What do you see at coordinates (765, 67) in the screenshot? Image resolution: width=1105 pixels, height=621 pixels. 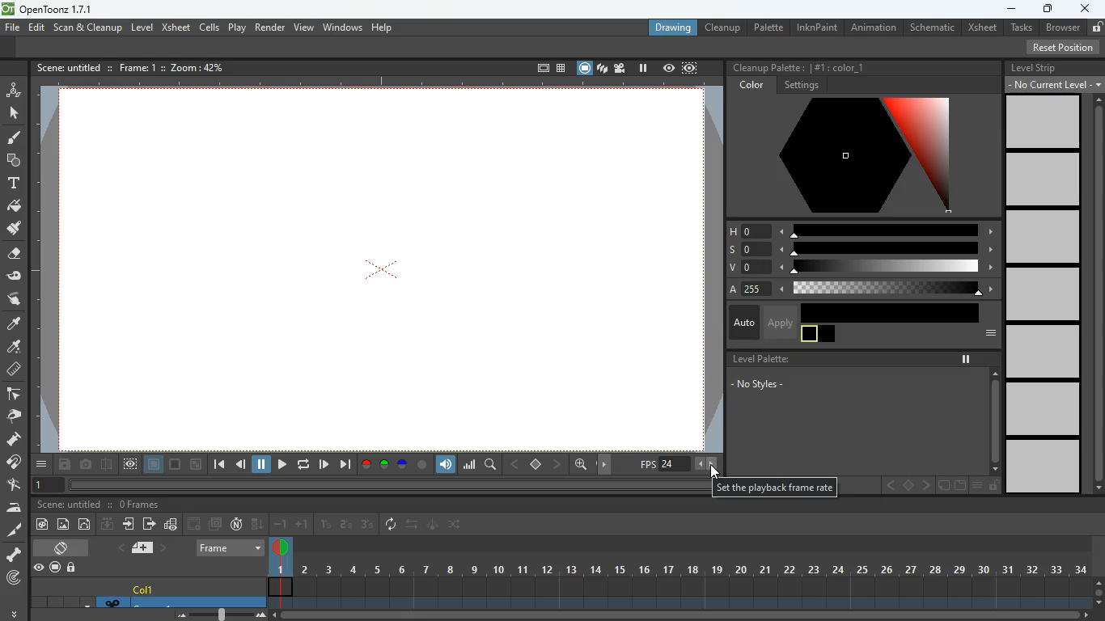 I see `cleanup palette` at bounding box center [765, 67].